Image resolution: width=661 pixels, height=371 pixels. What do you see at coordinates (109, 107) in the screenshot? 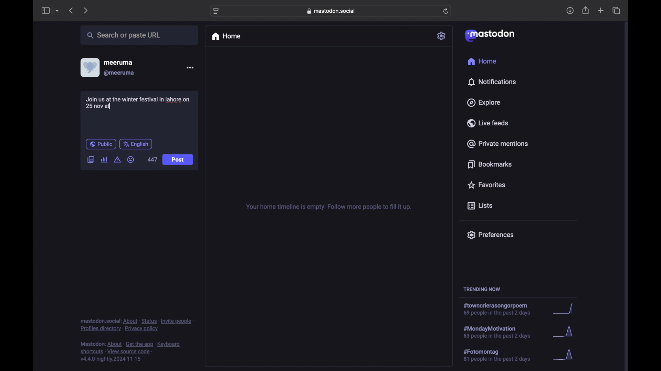
I see `text cursor` at bounding box center [109, 107].